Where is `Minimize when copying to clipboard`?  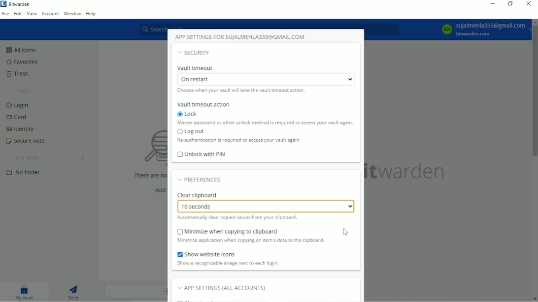
Minimize when copying to clipboard is located at coordinates (228, 232).